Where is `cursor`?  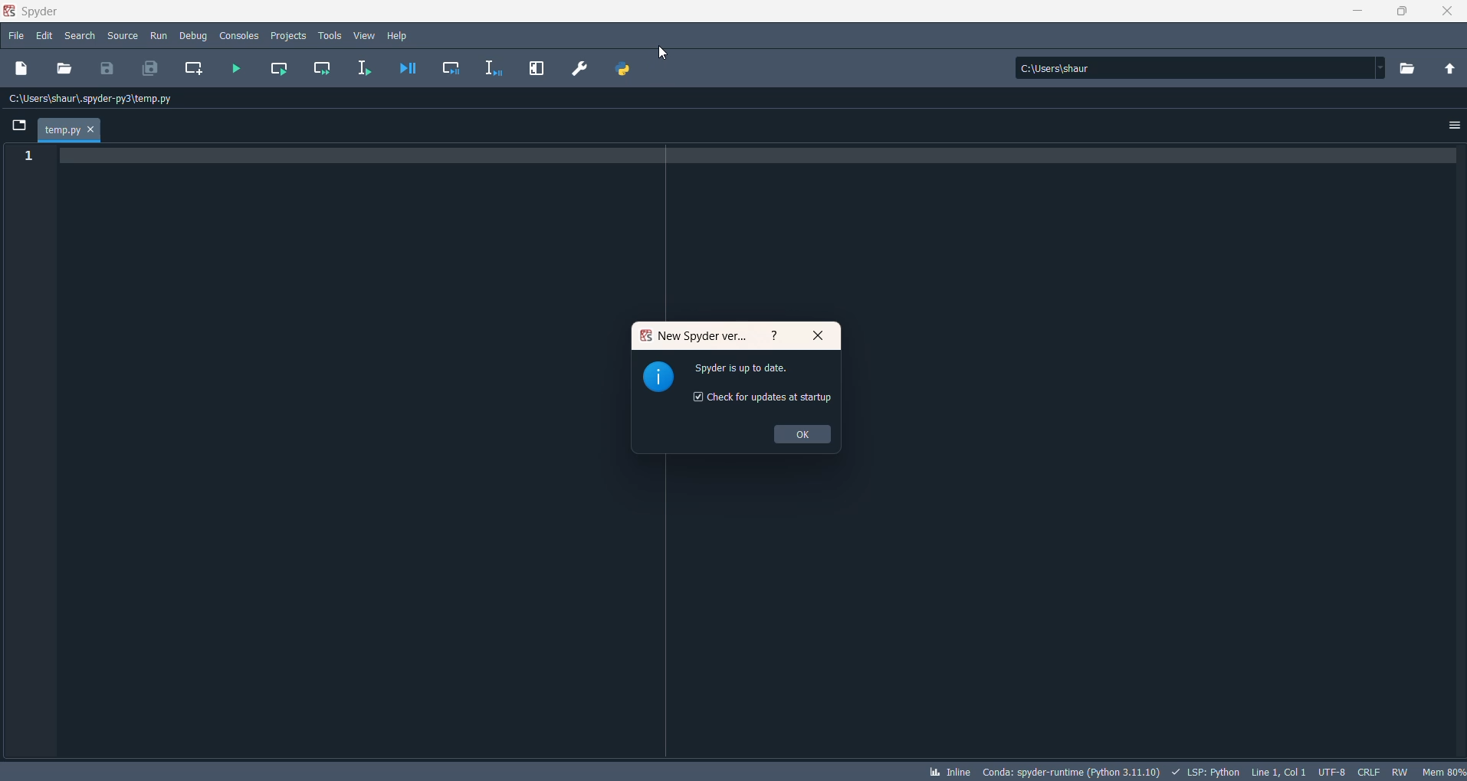 cursor is located at coordinates (664, 54).